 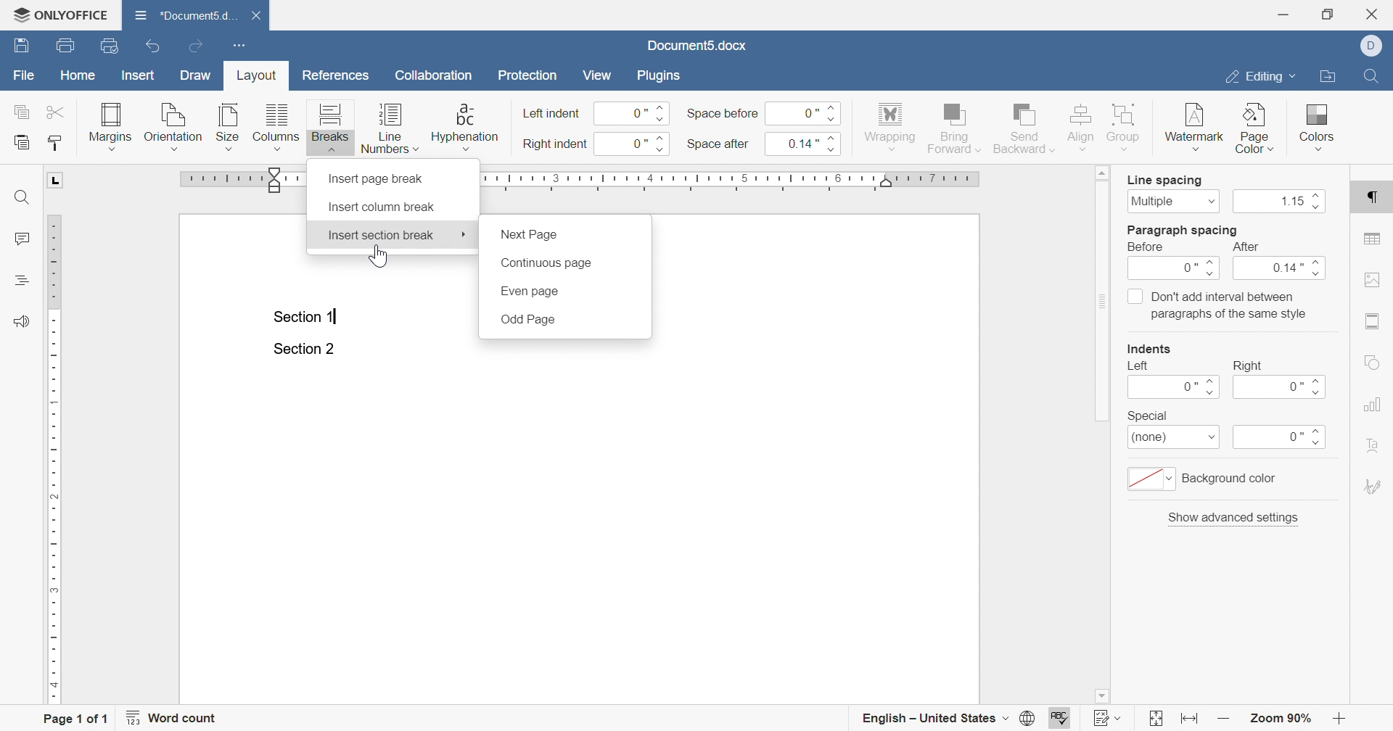 I want to click on save, so click(x=21, y=45).